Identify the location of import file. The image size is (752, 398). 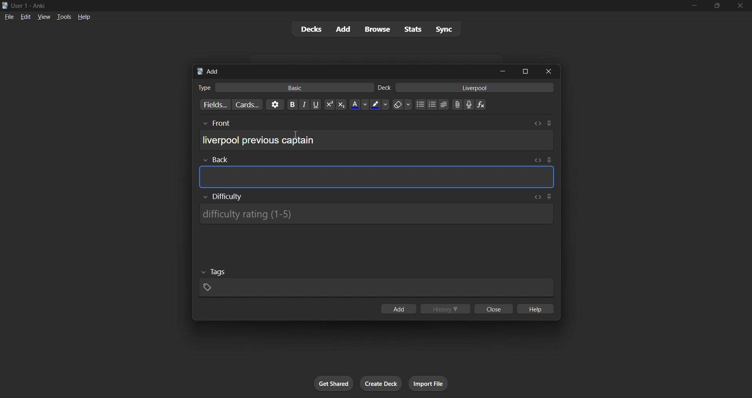
(431, 383).